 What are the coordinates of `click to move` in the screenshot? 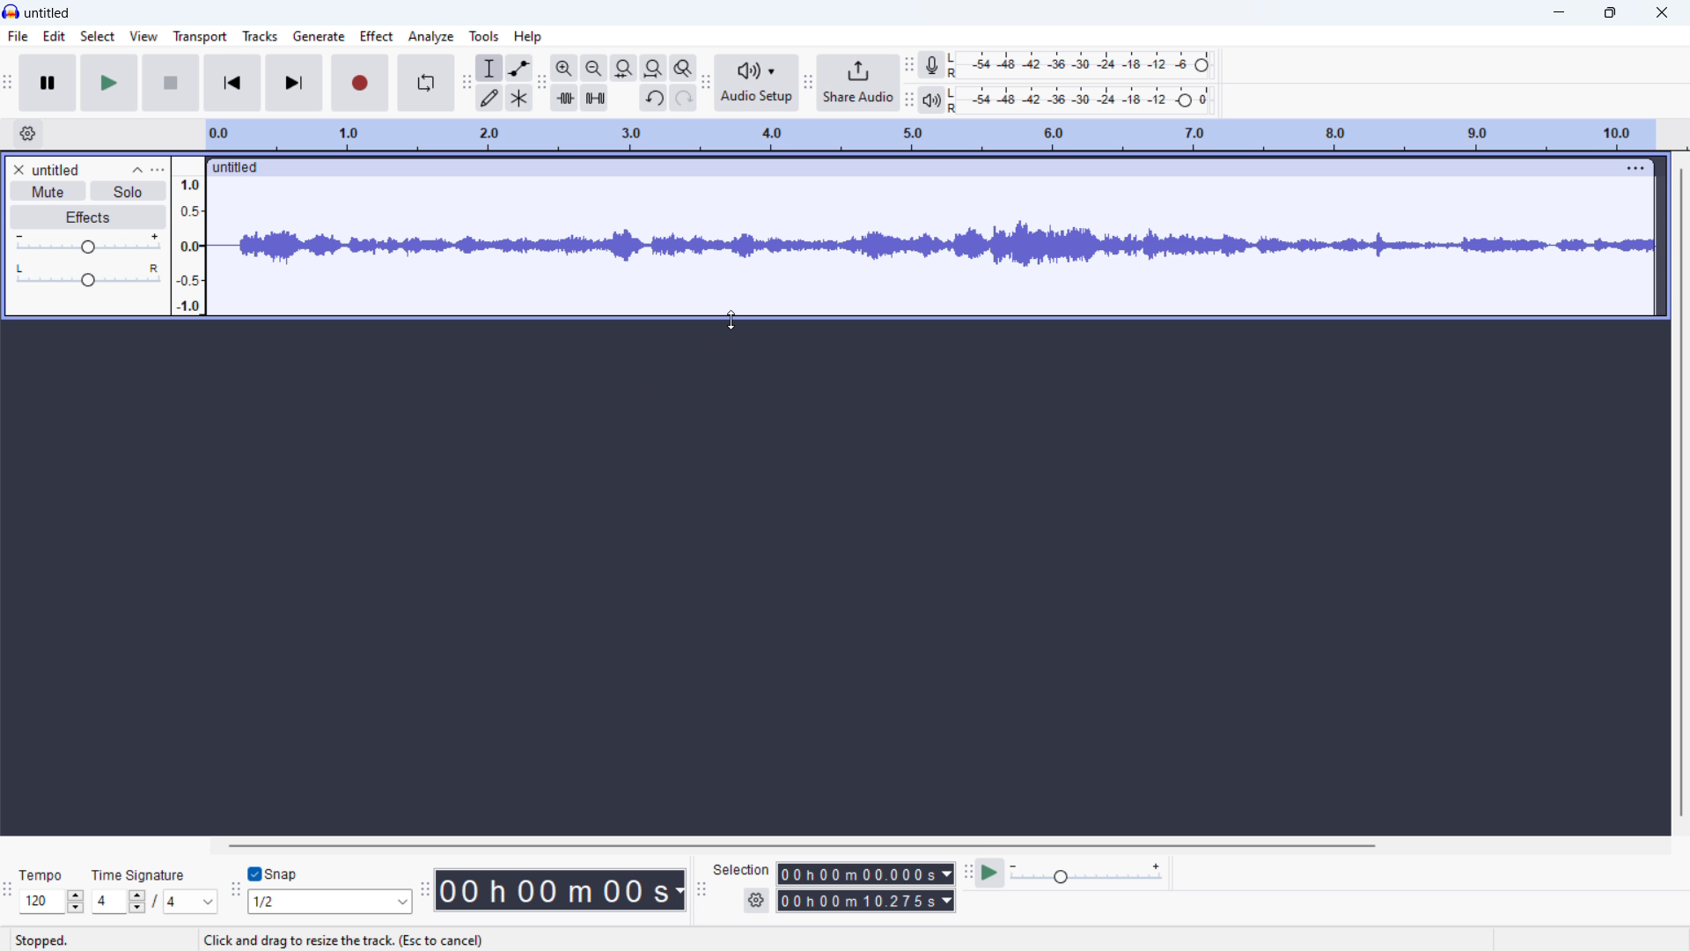 It's located at (907, 166).